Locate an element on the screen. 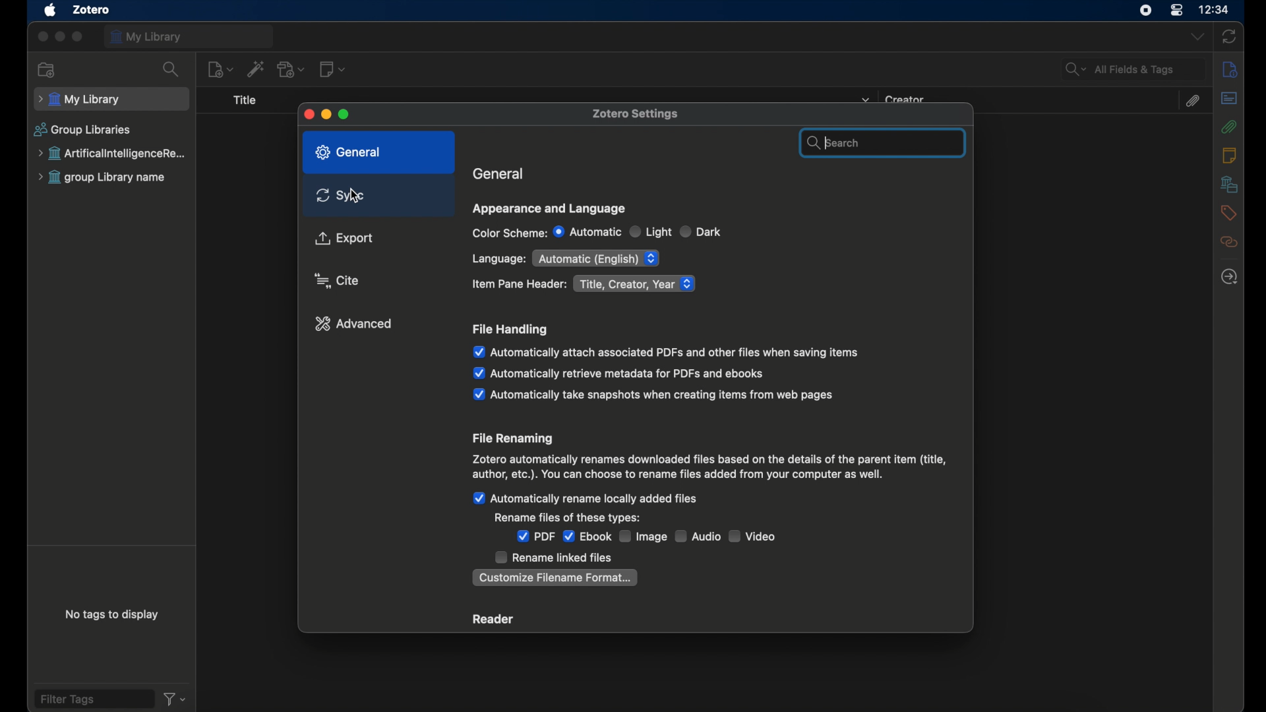  item pane header is located at coordinates (518, 285).